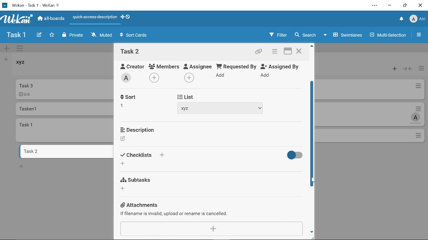  What do you see at coordinates (293, 155) in the screenshot?
I see `On/Off` at bounding box center [293, 155].